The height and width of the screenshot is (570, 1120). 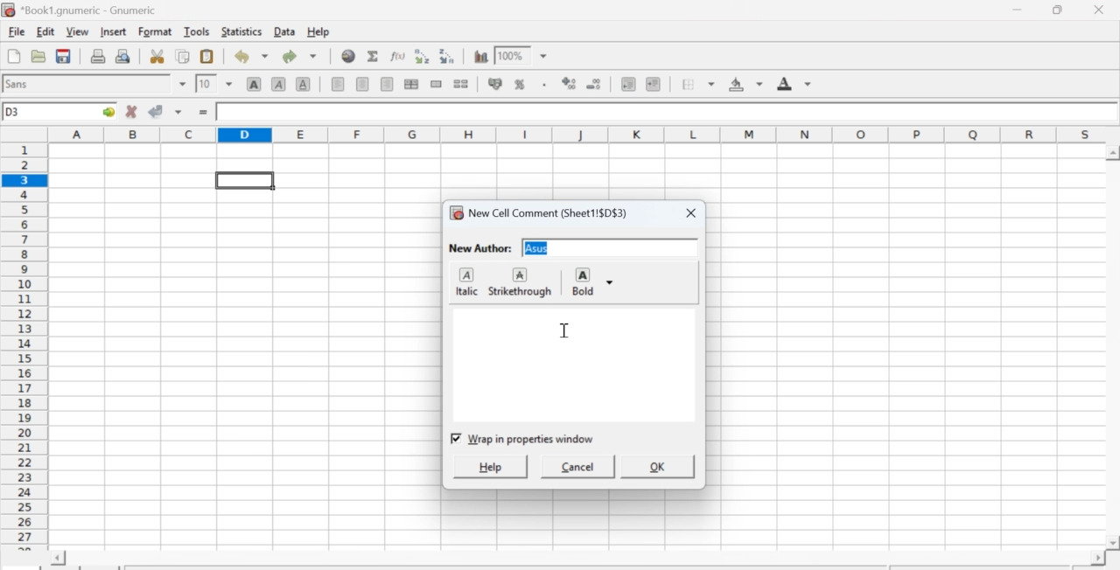 I want to click on Edit, so click(x=46, y=31).